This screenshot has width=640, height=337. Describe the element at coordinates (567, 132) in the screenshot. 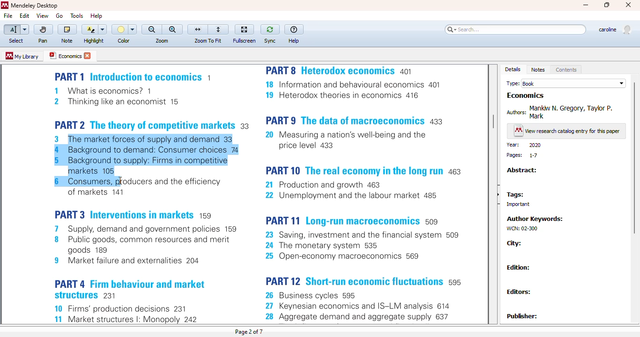

I see `view research catalog entry for this paper` at that location.